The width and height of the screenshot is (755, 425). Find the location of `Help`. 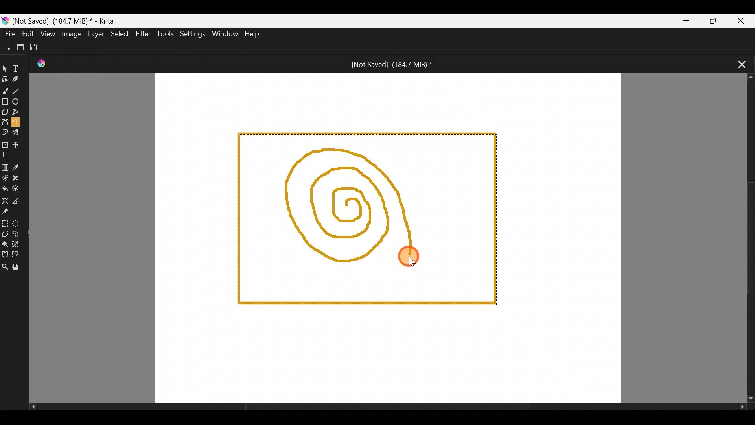

Help is located at coordinates (257, 33).